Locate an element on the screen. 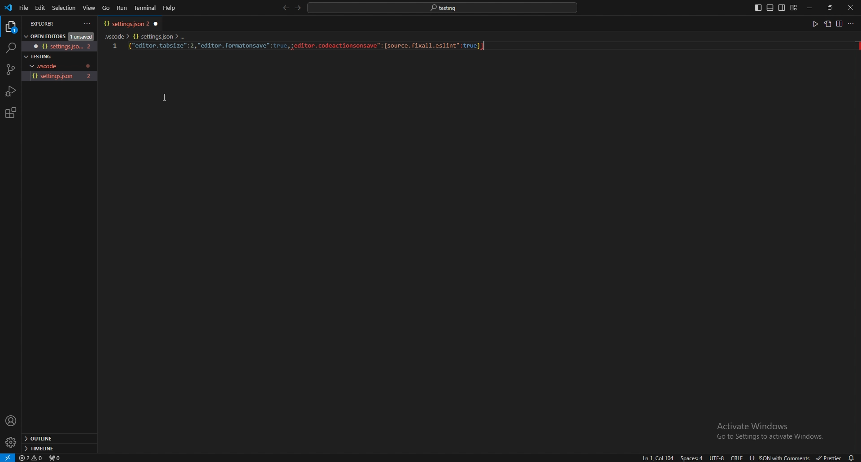 The height and width of the screenshot is (462, 861). terminal is located at coordinates (147, 8).